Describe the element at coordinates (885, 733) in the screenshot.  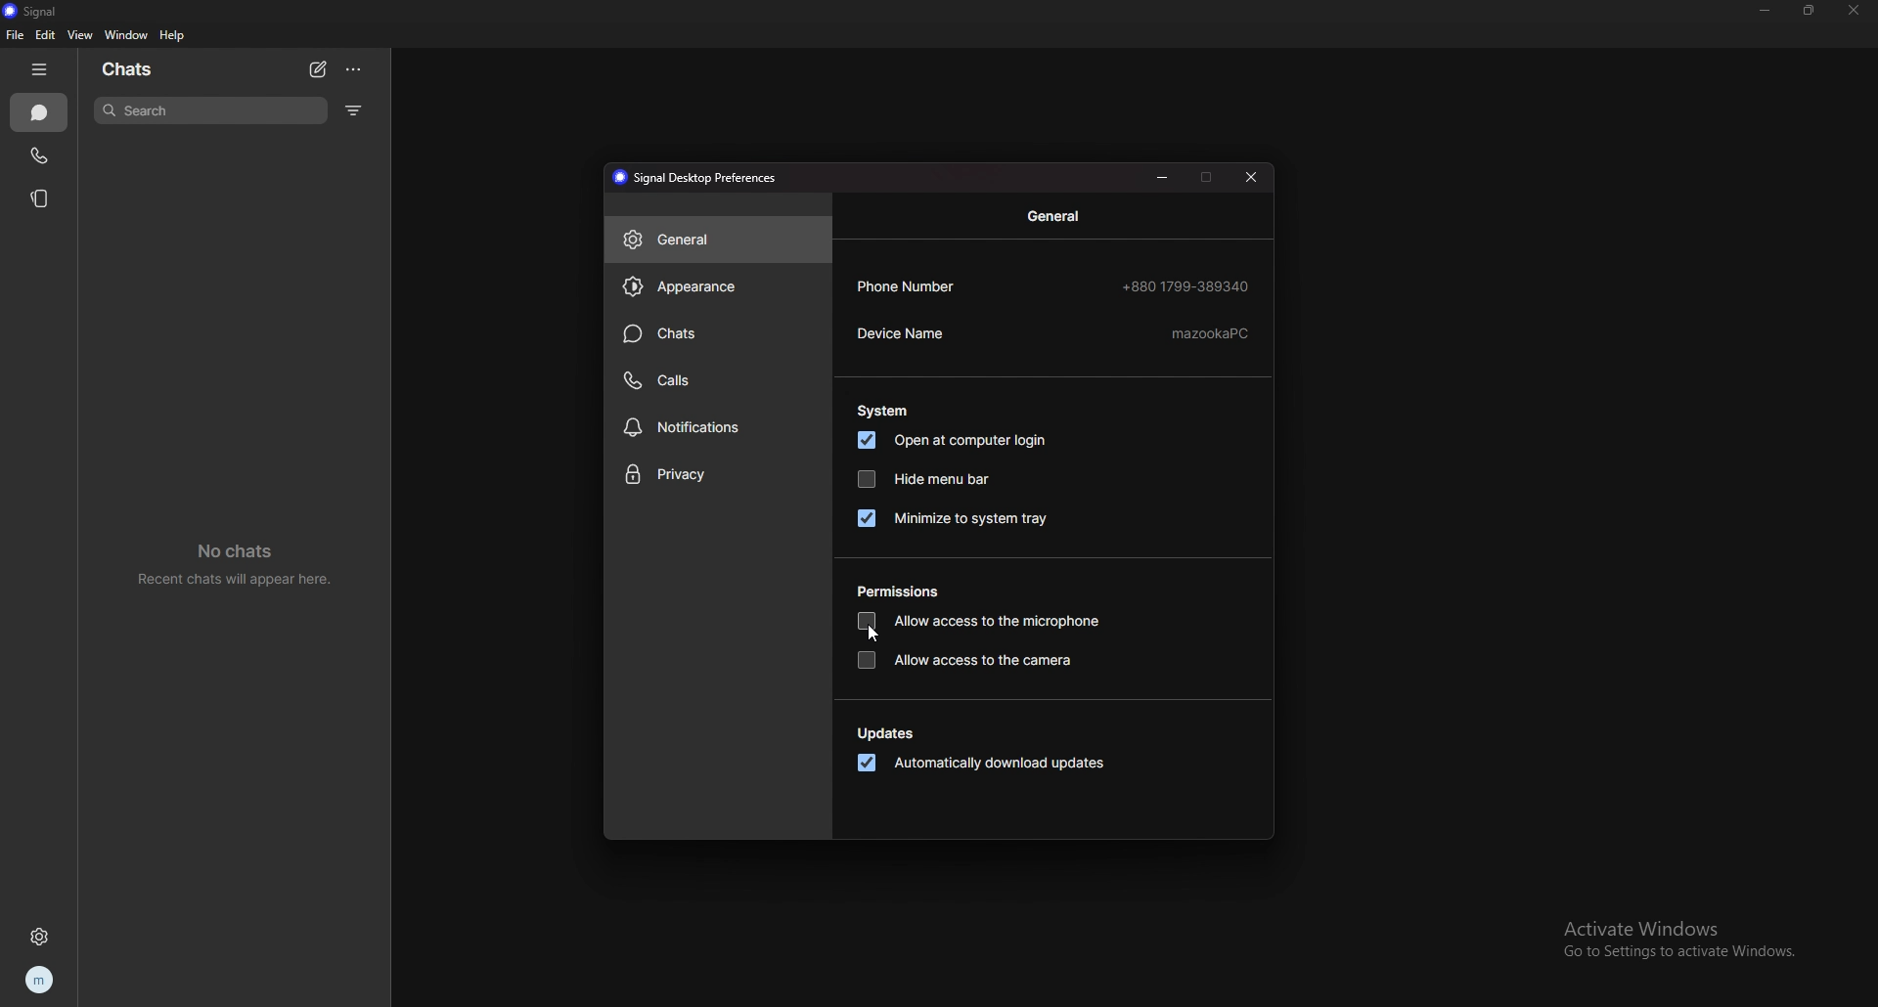
I see `updates` at that location.